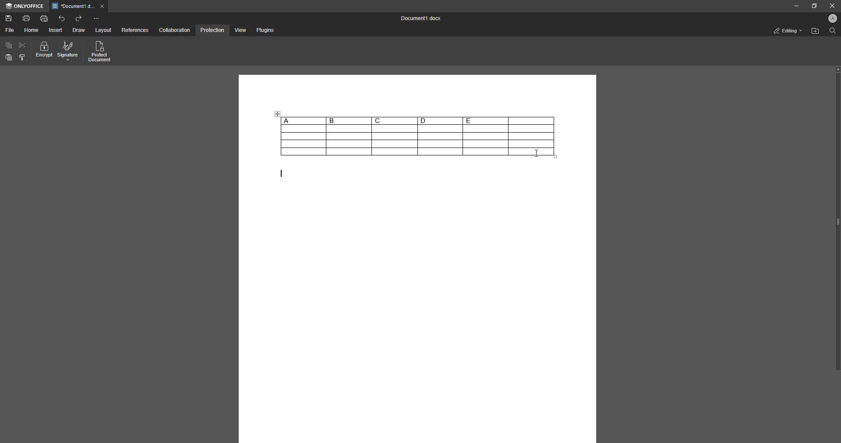 The image size is (841, 443). What do you see at coordinates (9, 58) in the screenshot?
I see `Paste` at bounding box center [9, 58].